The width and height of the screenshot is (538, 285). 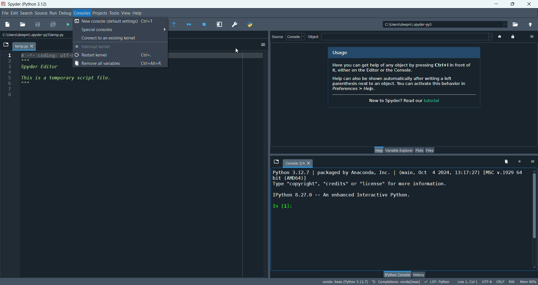 What do you see at coordinates (516, 23) in the screenshot?
I see `browse working directory` at bounding box center [516, 23].